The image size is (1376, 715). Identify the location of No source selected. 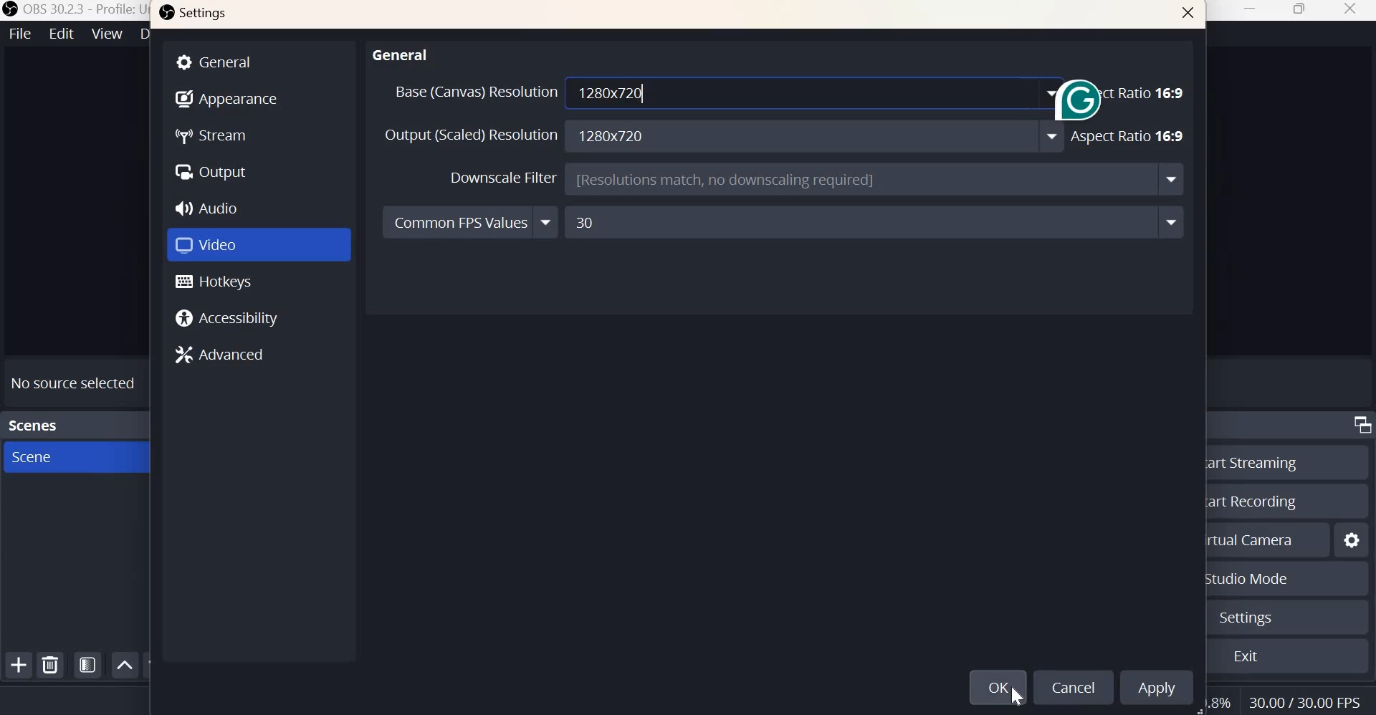
(75, 380).